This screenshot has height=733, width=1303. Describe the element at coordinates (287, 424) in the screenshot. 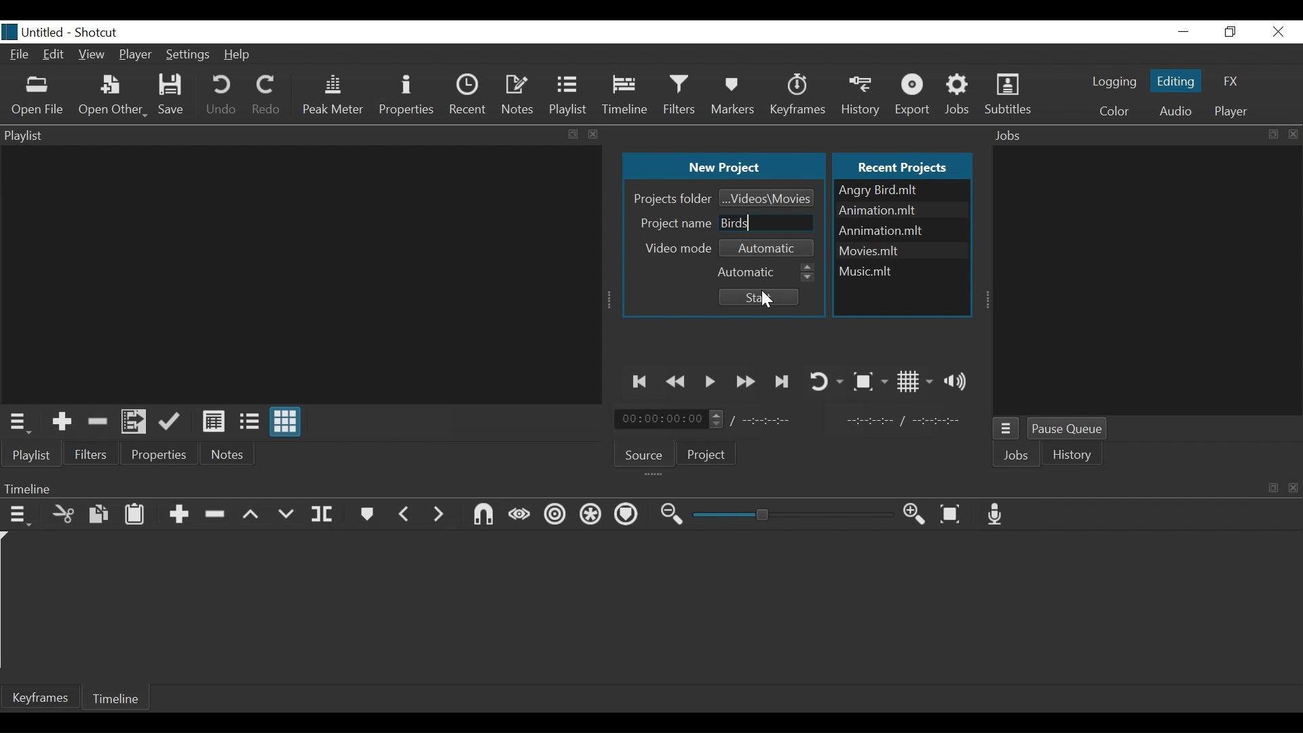

I see `View as icons` at that location.